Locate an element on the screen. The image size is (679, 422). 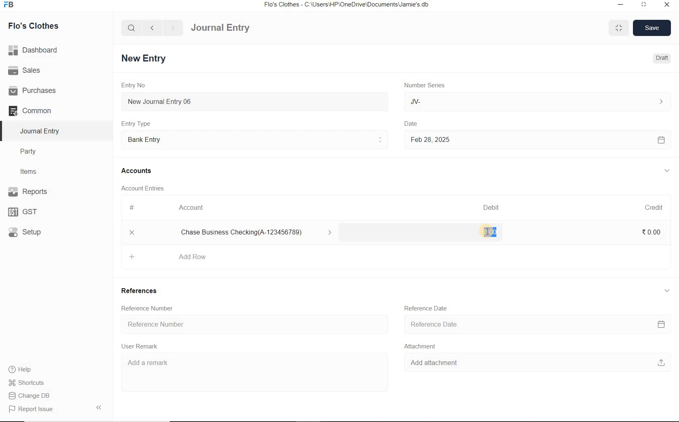
Entry Type is located at coordinates (139, 123).